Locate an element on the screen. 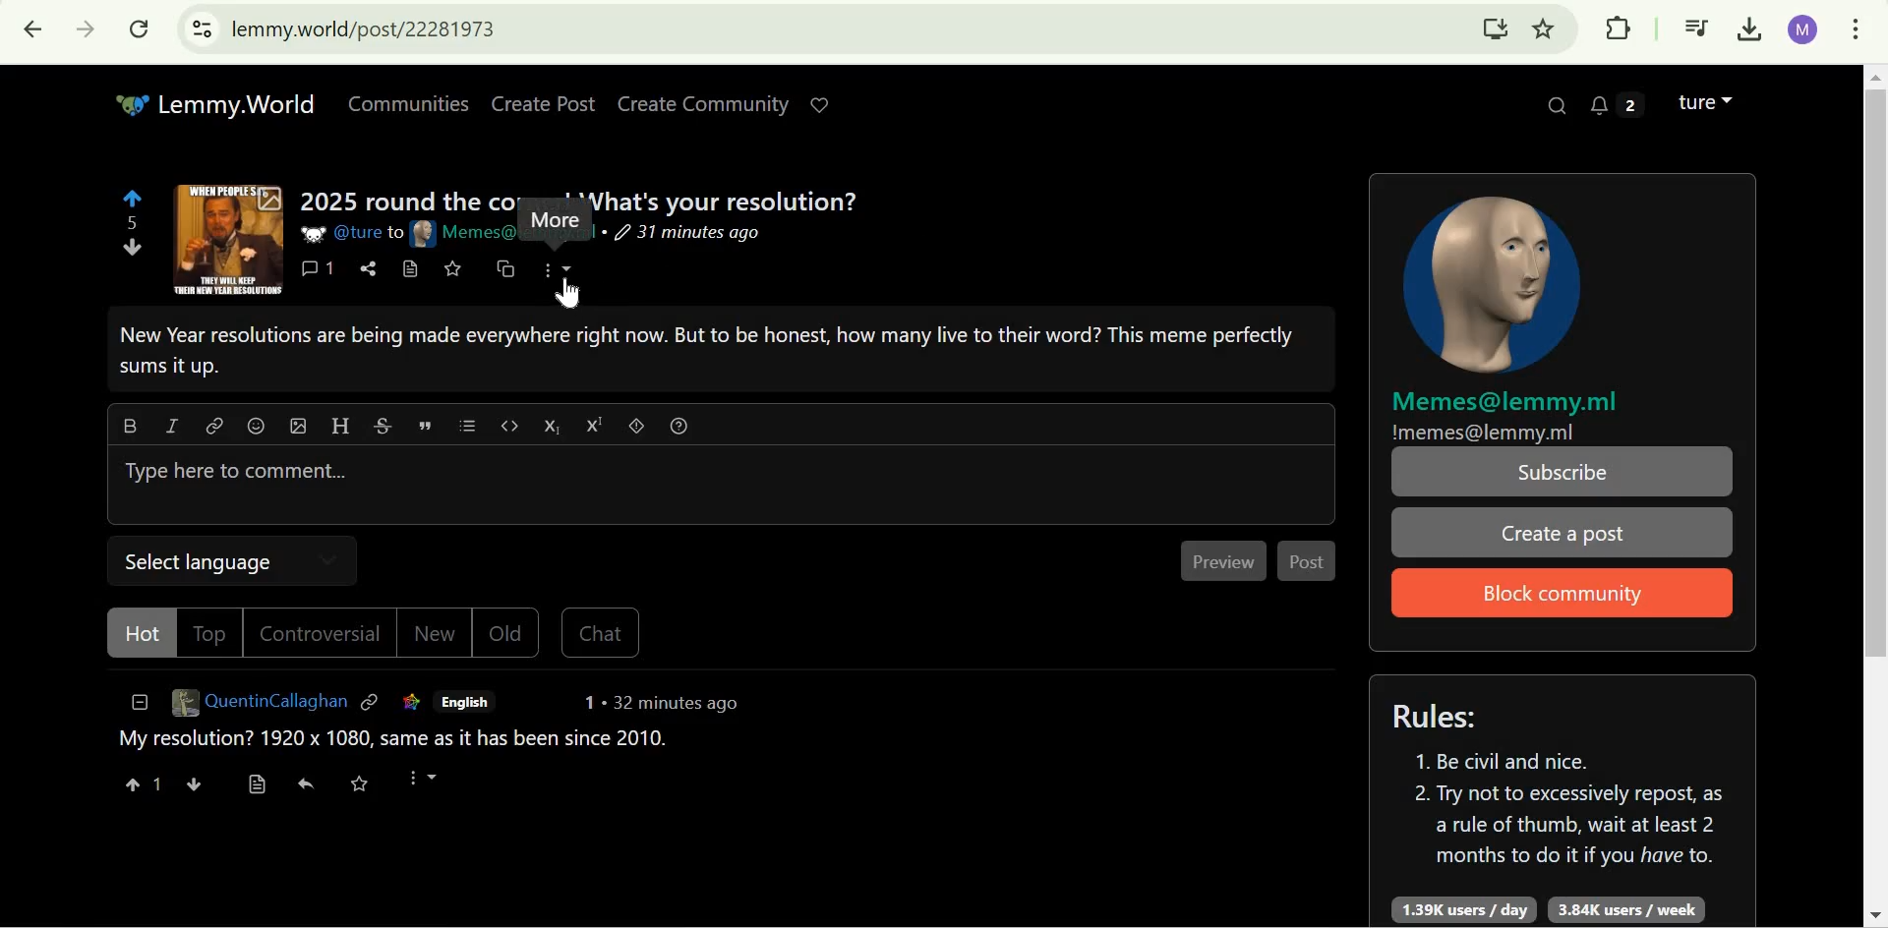  collapse is located at coordinates (141, 701).